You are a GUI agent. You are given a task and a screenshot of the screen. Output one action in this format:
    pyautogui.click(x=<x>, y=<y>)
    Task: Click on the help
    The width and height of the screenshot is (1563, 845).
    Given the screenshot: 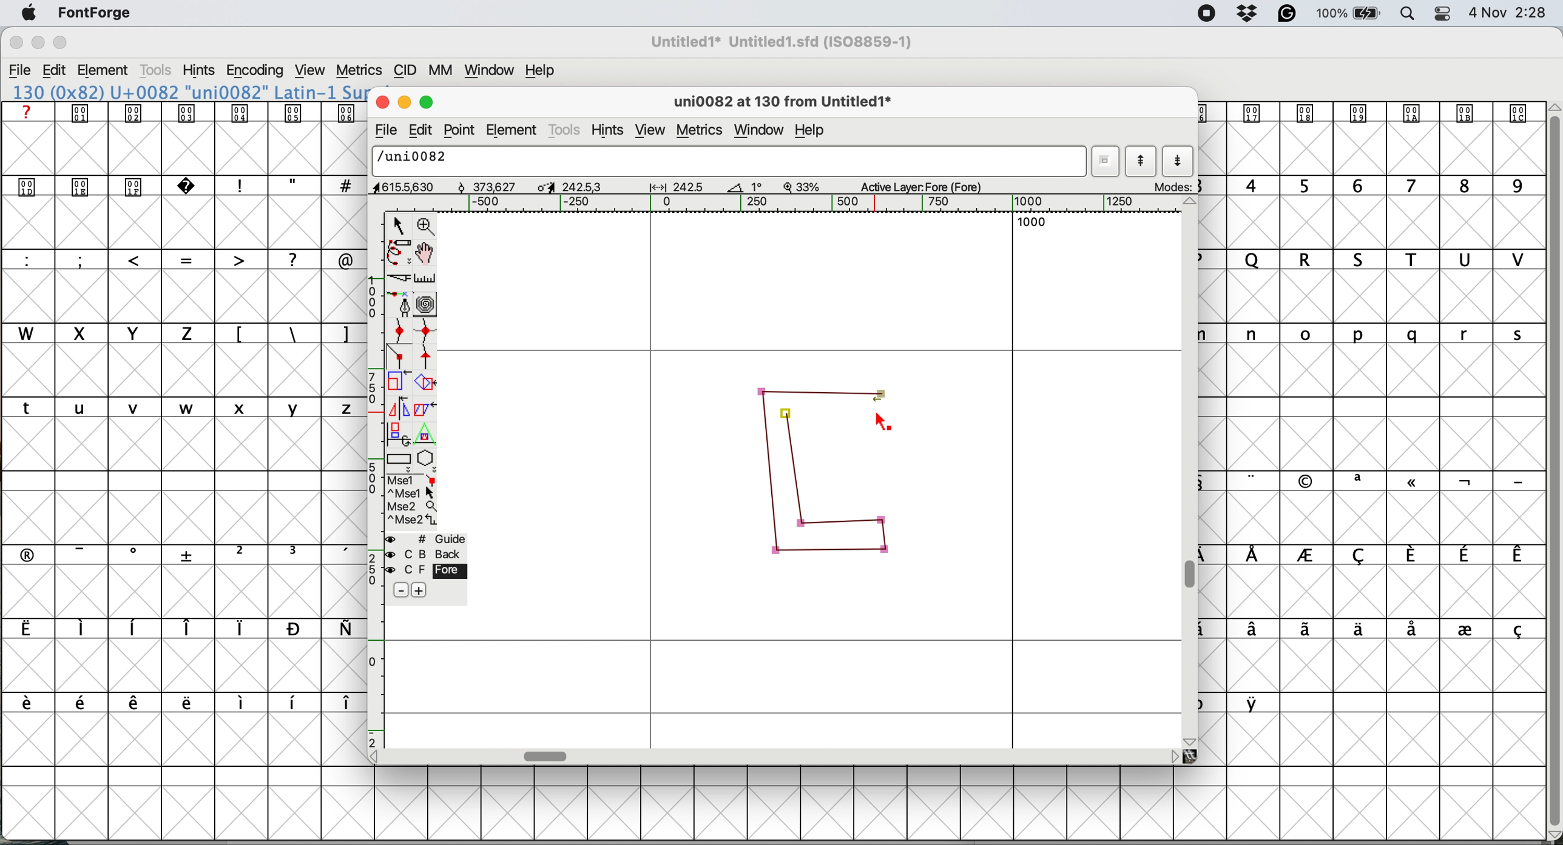 What is the action you would take?
    pyautogui.click(x=543, y=70)
    